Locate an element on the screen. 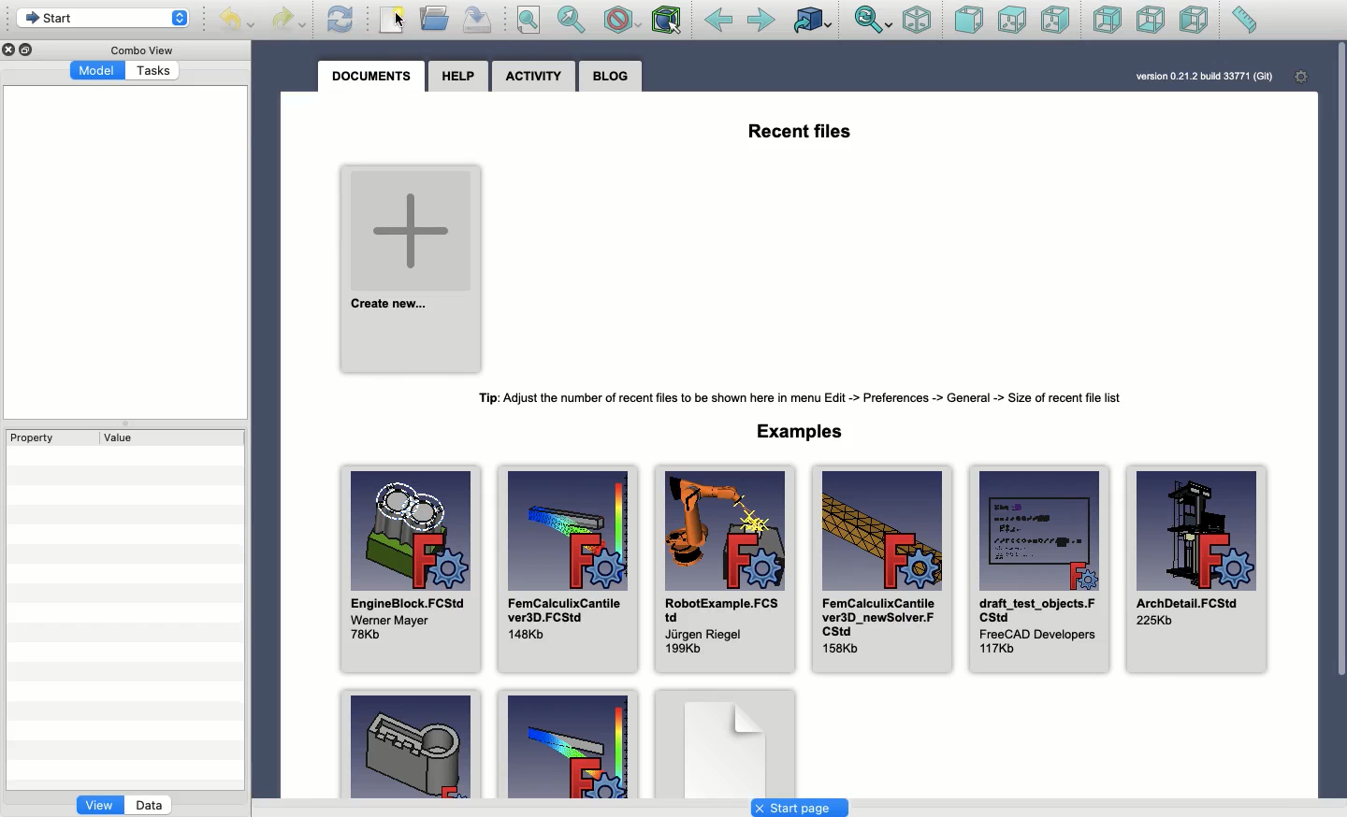 This screenshot has width=1347, height=817. Rear is located at coordinates (1106, 21).